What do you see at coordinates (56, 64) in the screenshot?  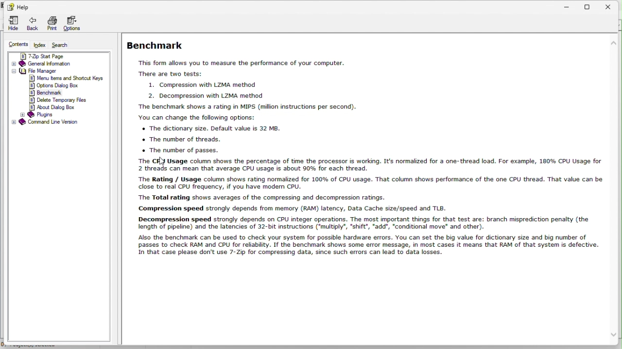 I see `General information` at bounding box center [56, 64].